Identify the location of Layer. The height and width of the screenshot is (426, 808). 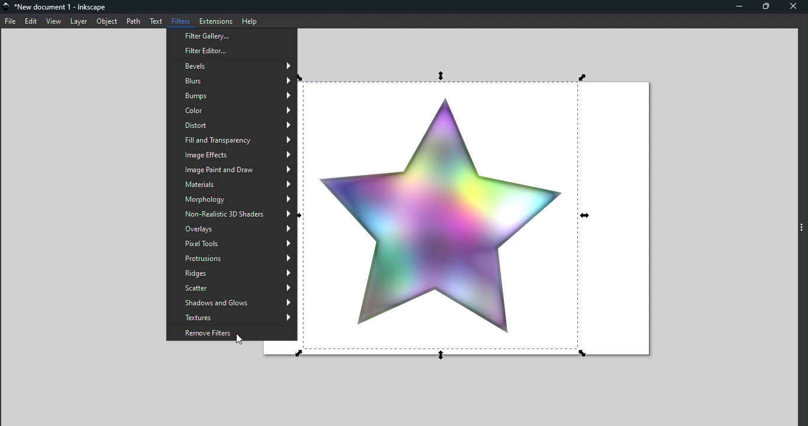
(79, 21).